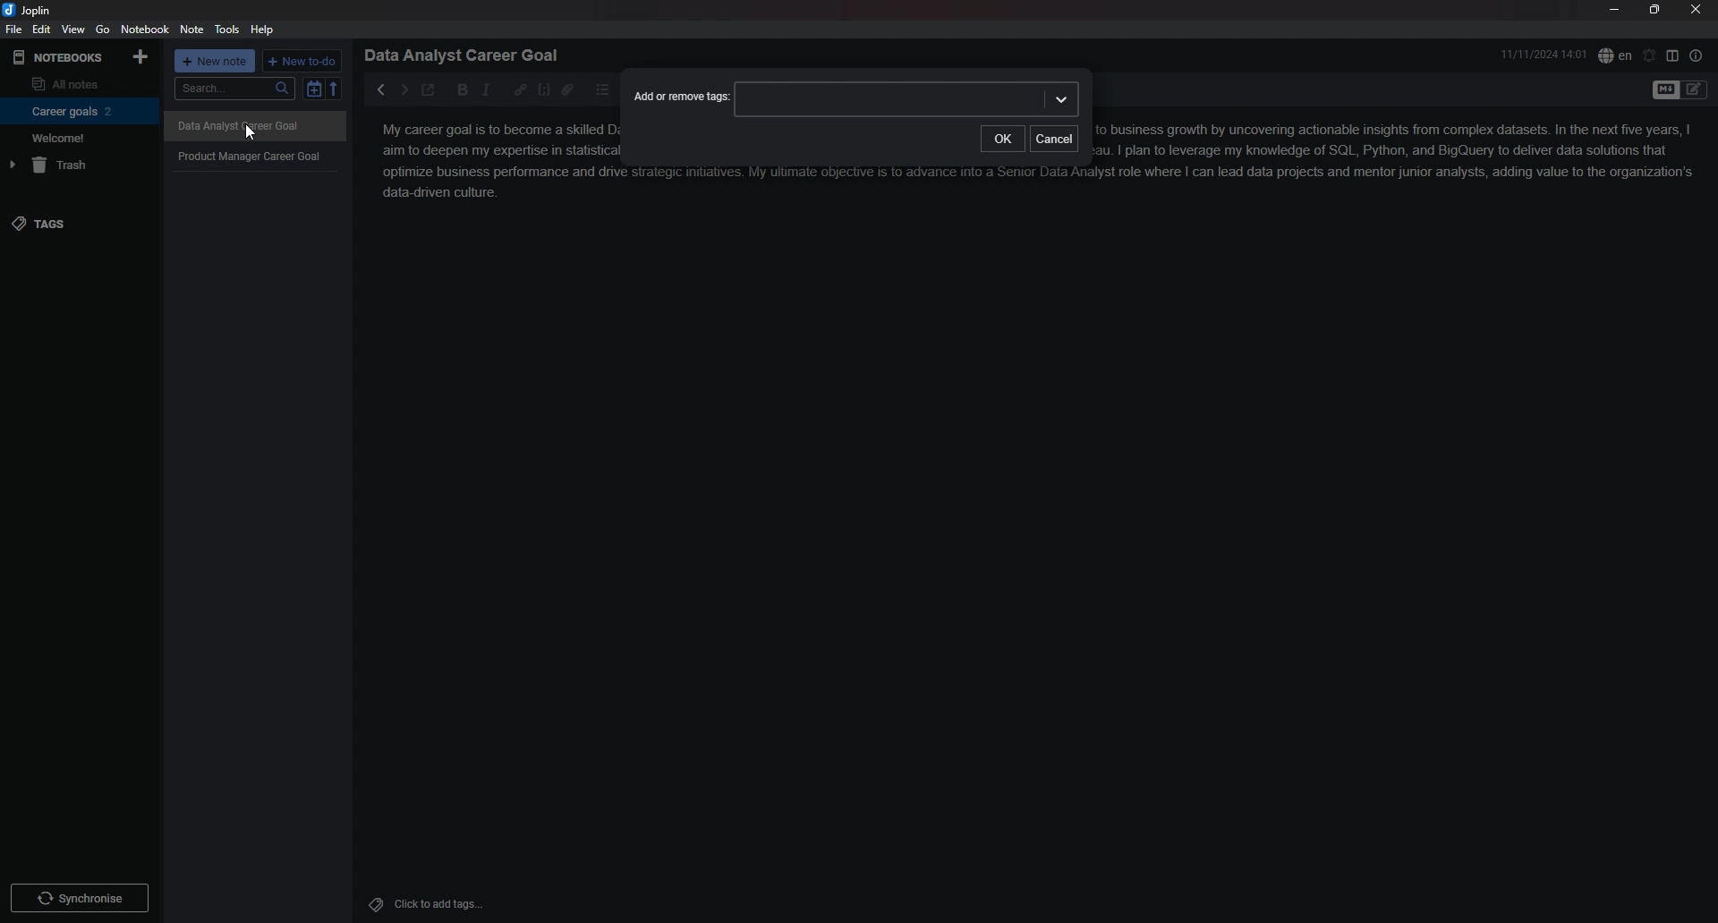 The height and width of the screenshot is (923, 1718). What do you see at coordinates (464, 90) in the screenshot?
I see `bold` at bounding box center [464, 90].